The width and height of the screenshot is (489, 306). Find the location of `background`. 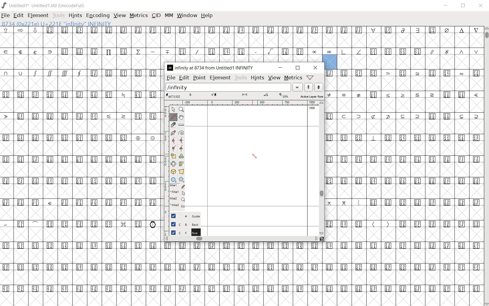

background is located at coordinates (182, 224).